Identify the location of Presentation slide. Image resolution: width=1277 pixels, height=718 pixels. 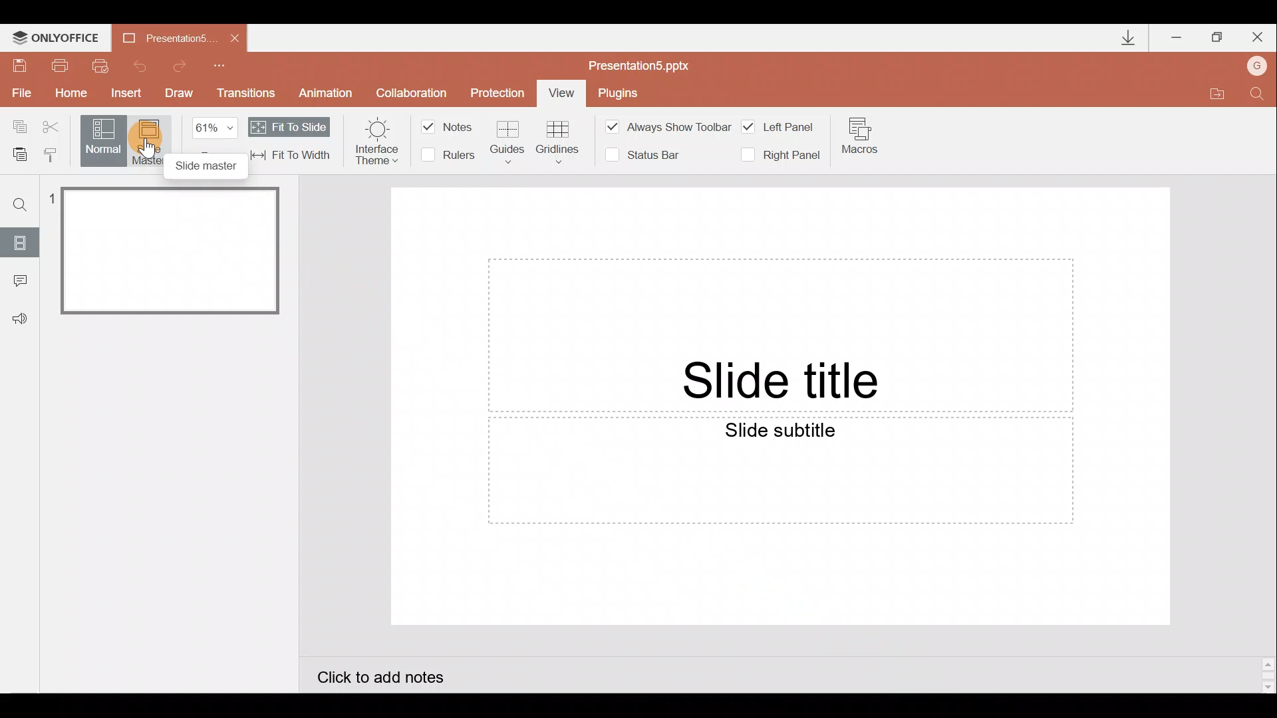
(782, 410).